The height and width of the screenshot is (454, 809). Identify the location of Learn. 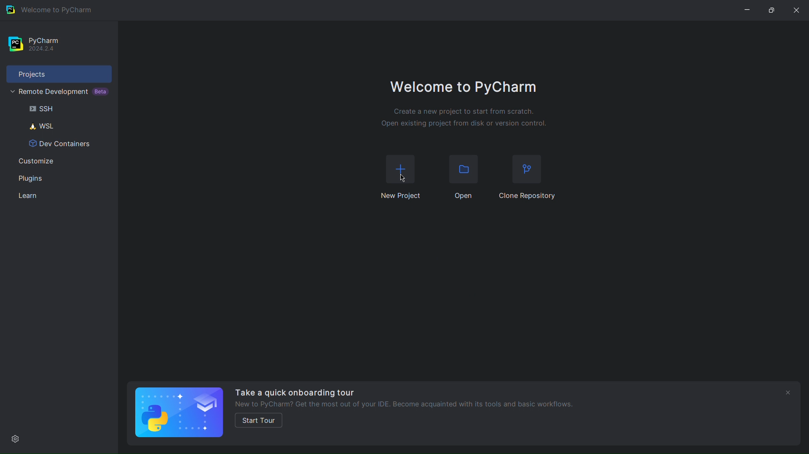
(61, 198).